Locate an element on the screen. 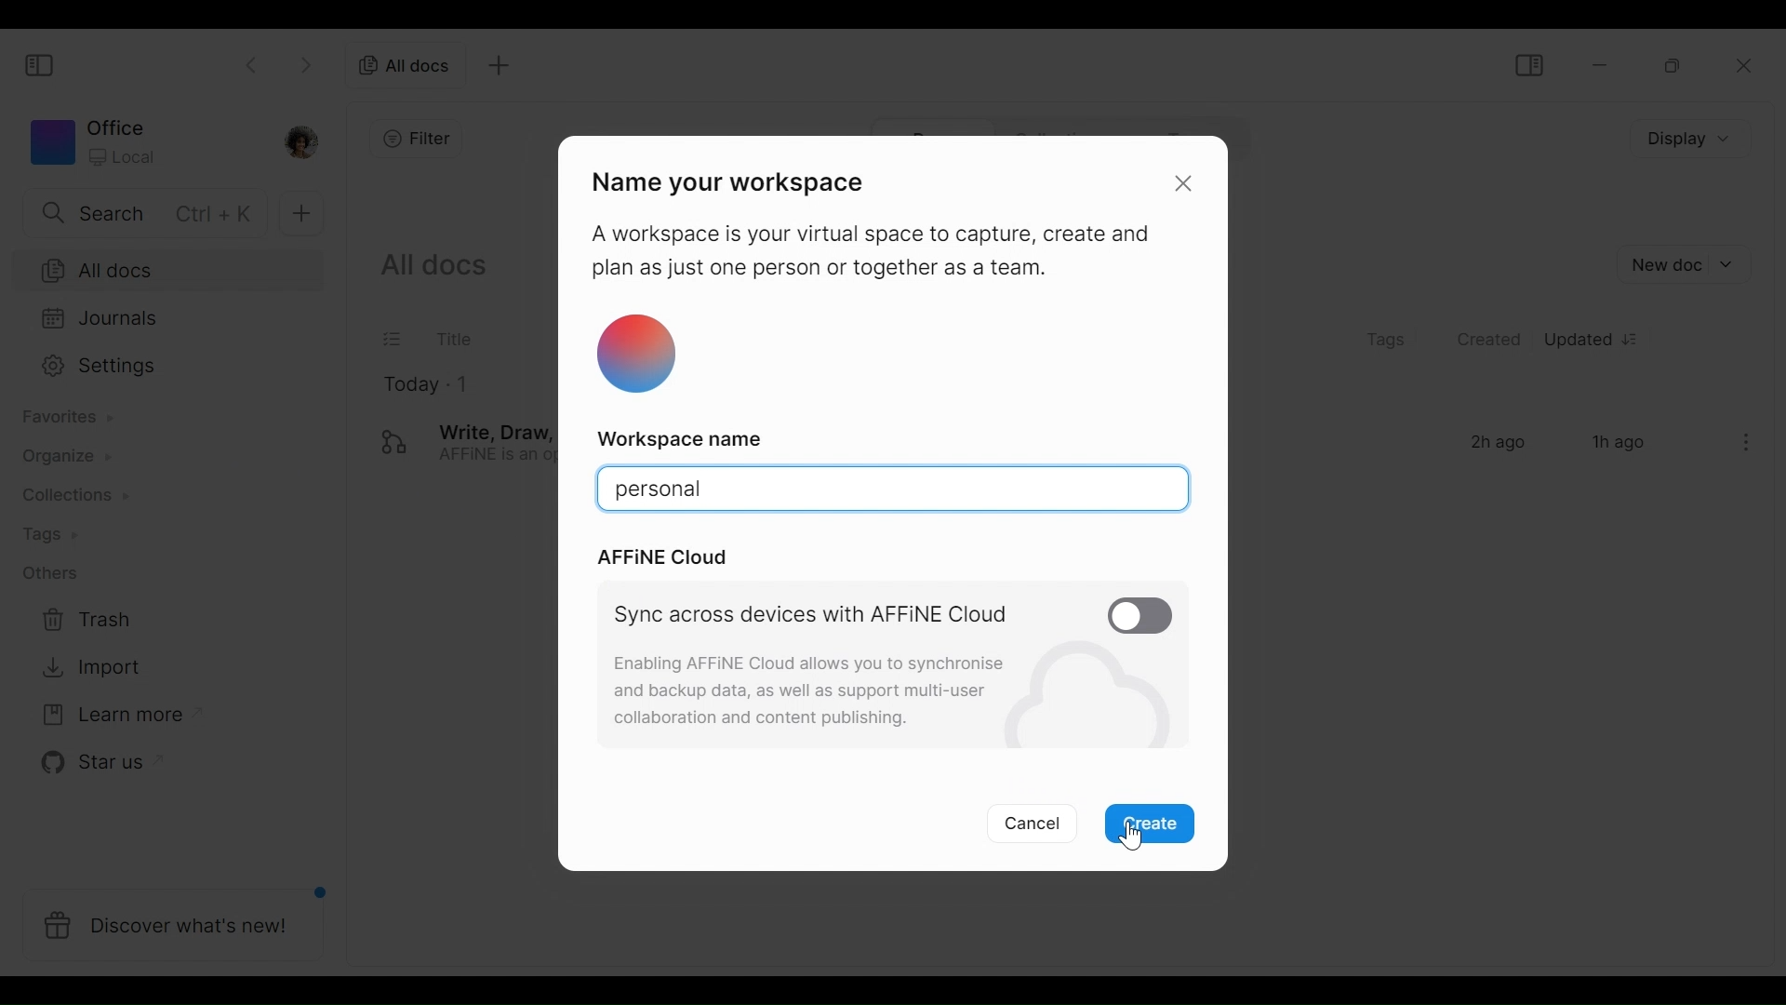  enable/disable is located at coordinates (1139, 614).